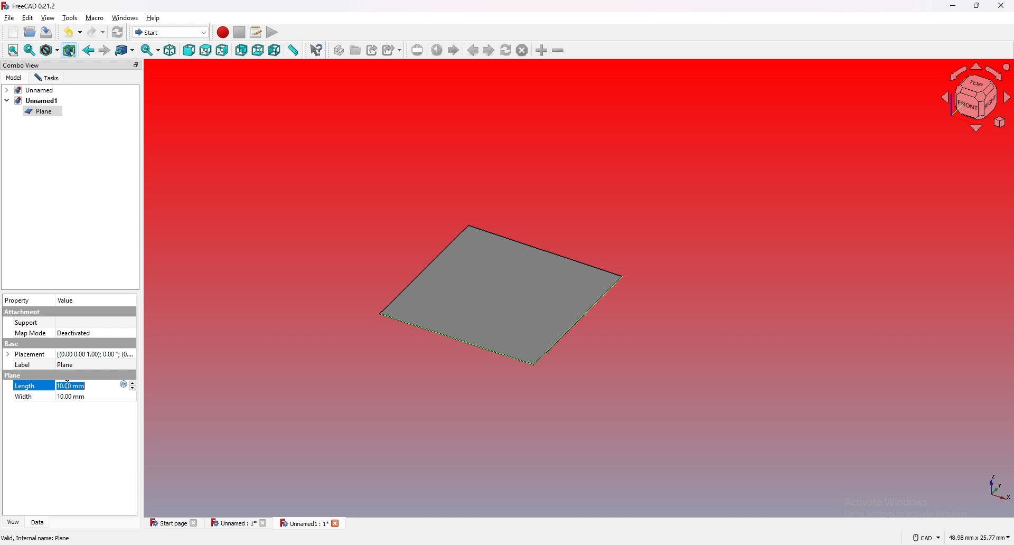 This screenshot has height=545, width=1014. Describe the element at coordinates (30, 6) in the screenshot. I see `FreeCAD 0.21.2` at that location.